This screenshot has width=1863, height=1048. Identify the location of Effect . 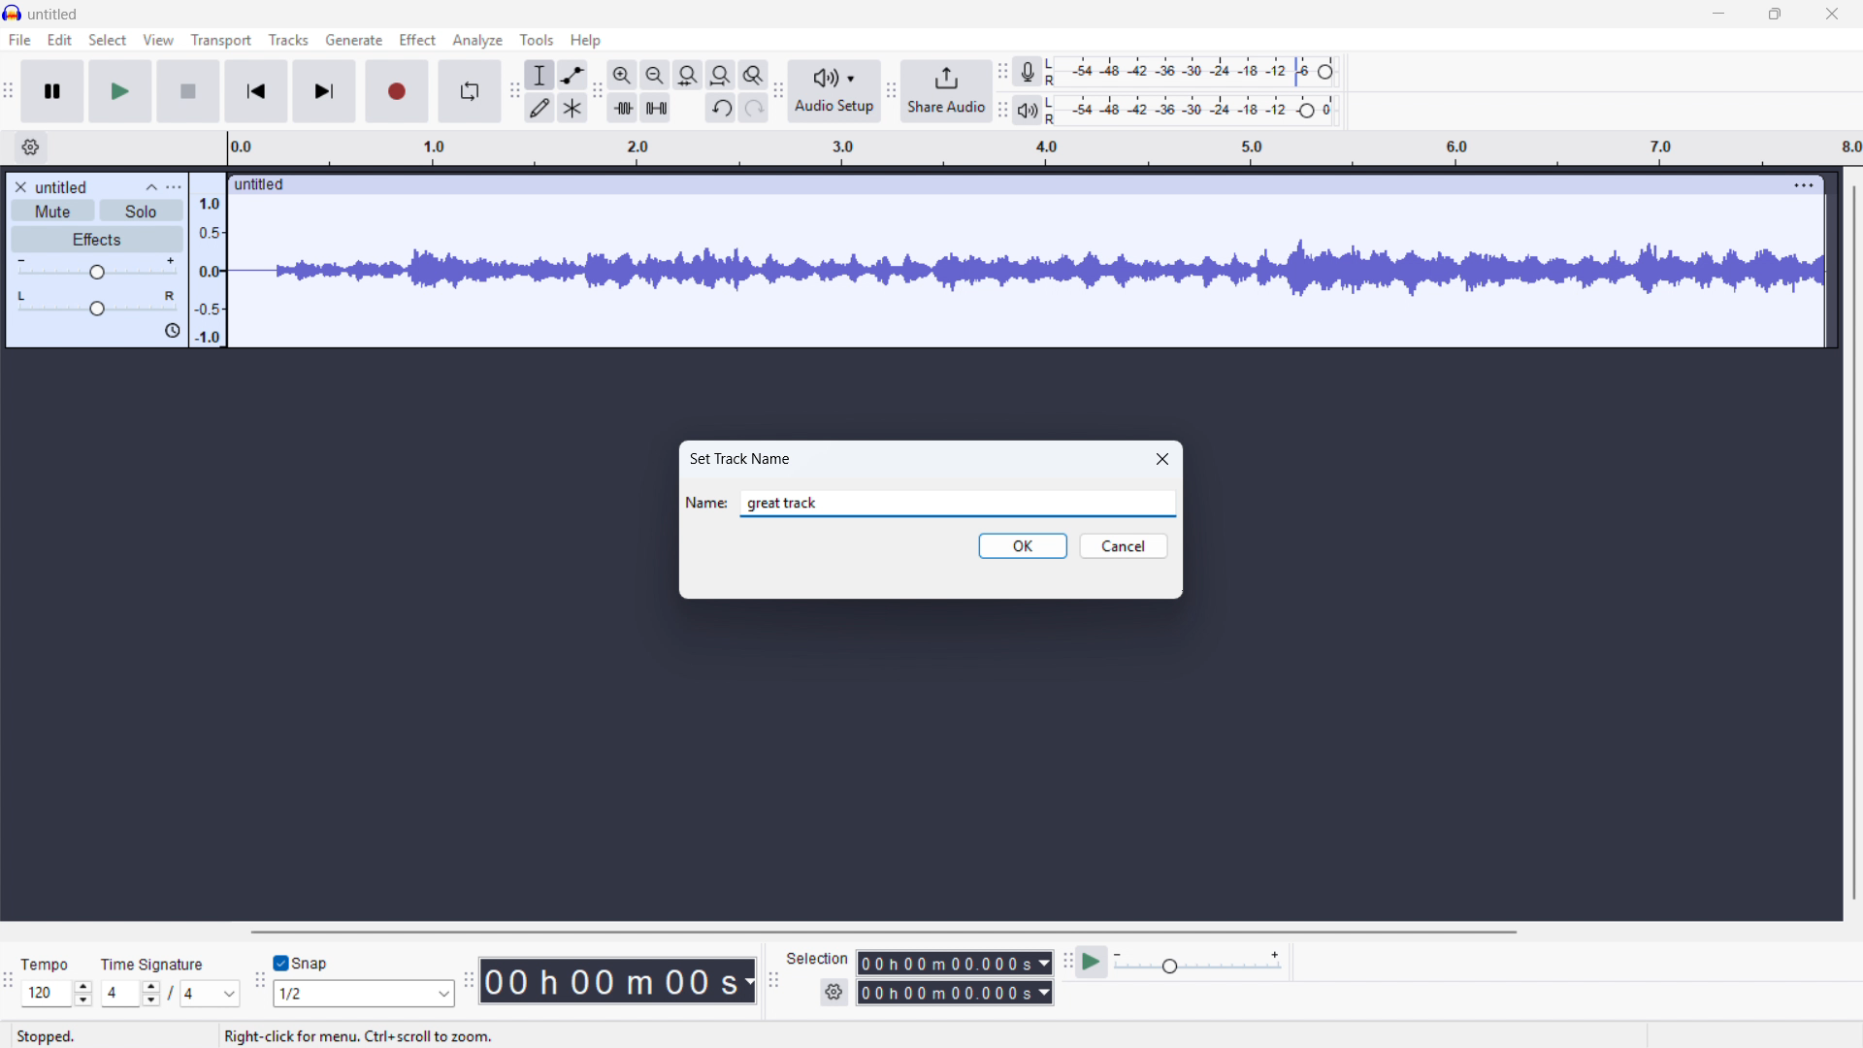
(417, 40).